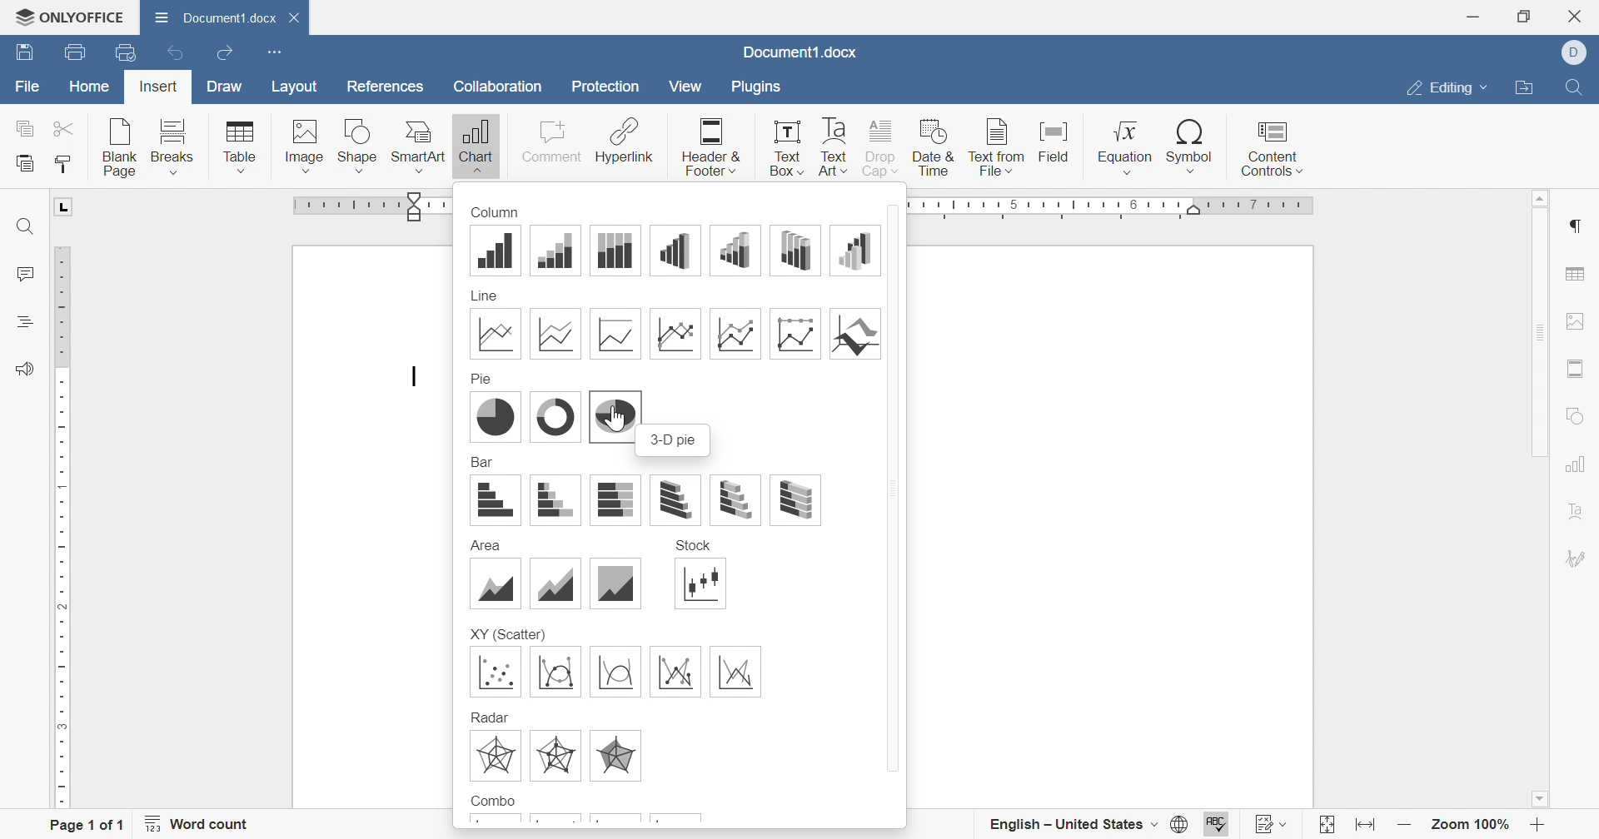  Describe the element at coordinates (124, 53) in the screenshot. I see `Quick print` at that location.